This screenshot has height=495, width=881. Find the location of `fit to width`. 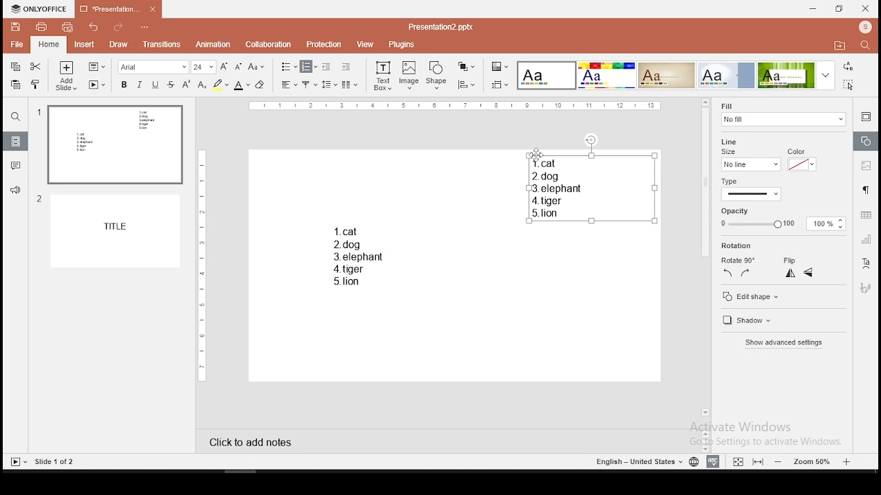

fit to width is located at coordinates (758, 462).